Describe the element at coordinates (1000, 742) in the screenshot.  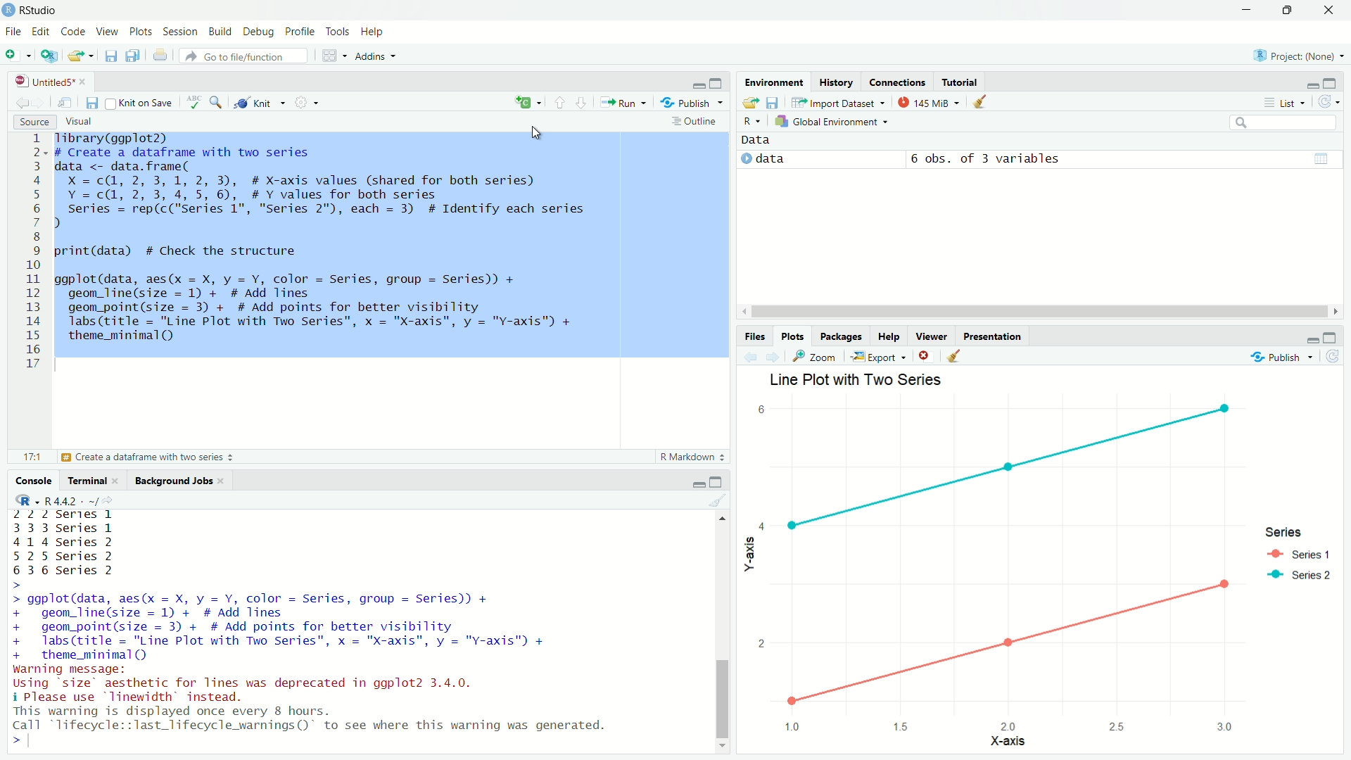
I see `X axis` at that location.